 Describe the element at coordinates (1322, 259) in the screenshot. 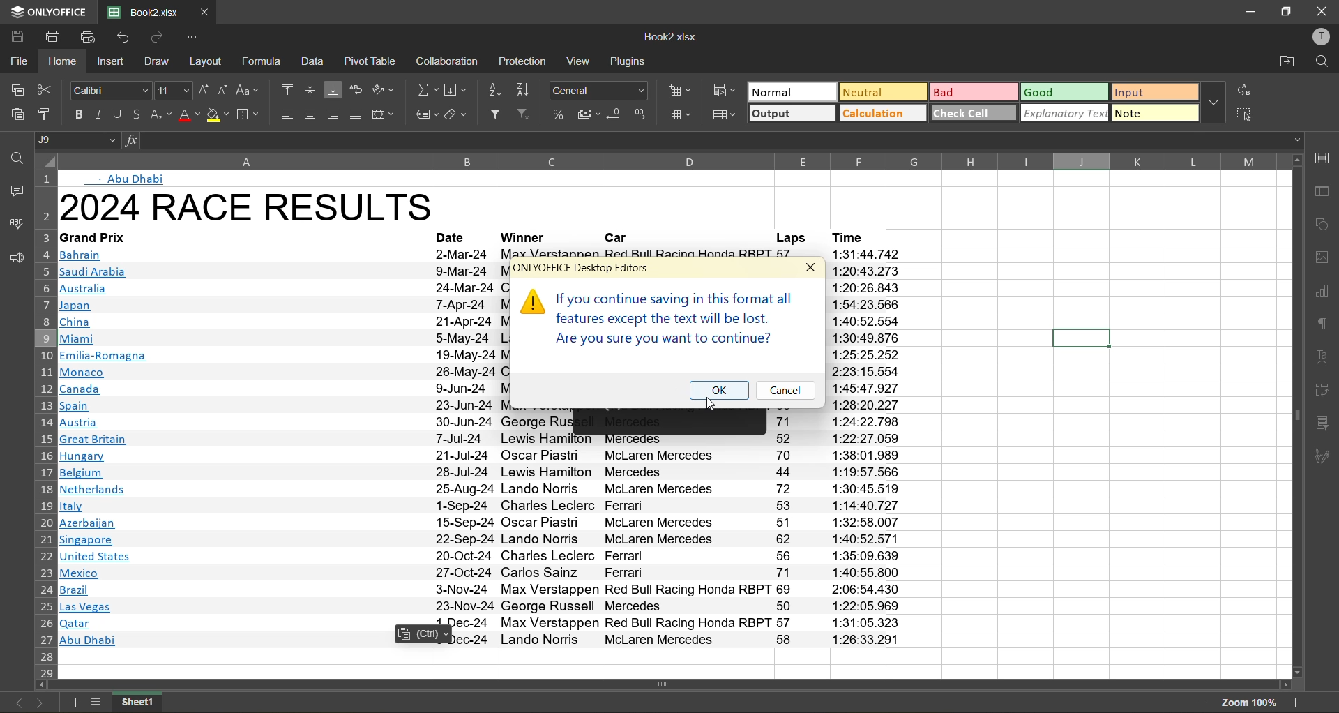

I see `images` at that location.